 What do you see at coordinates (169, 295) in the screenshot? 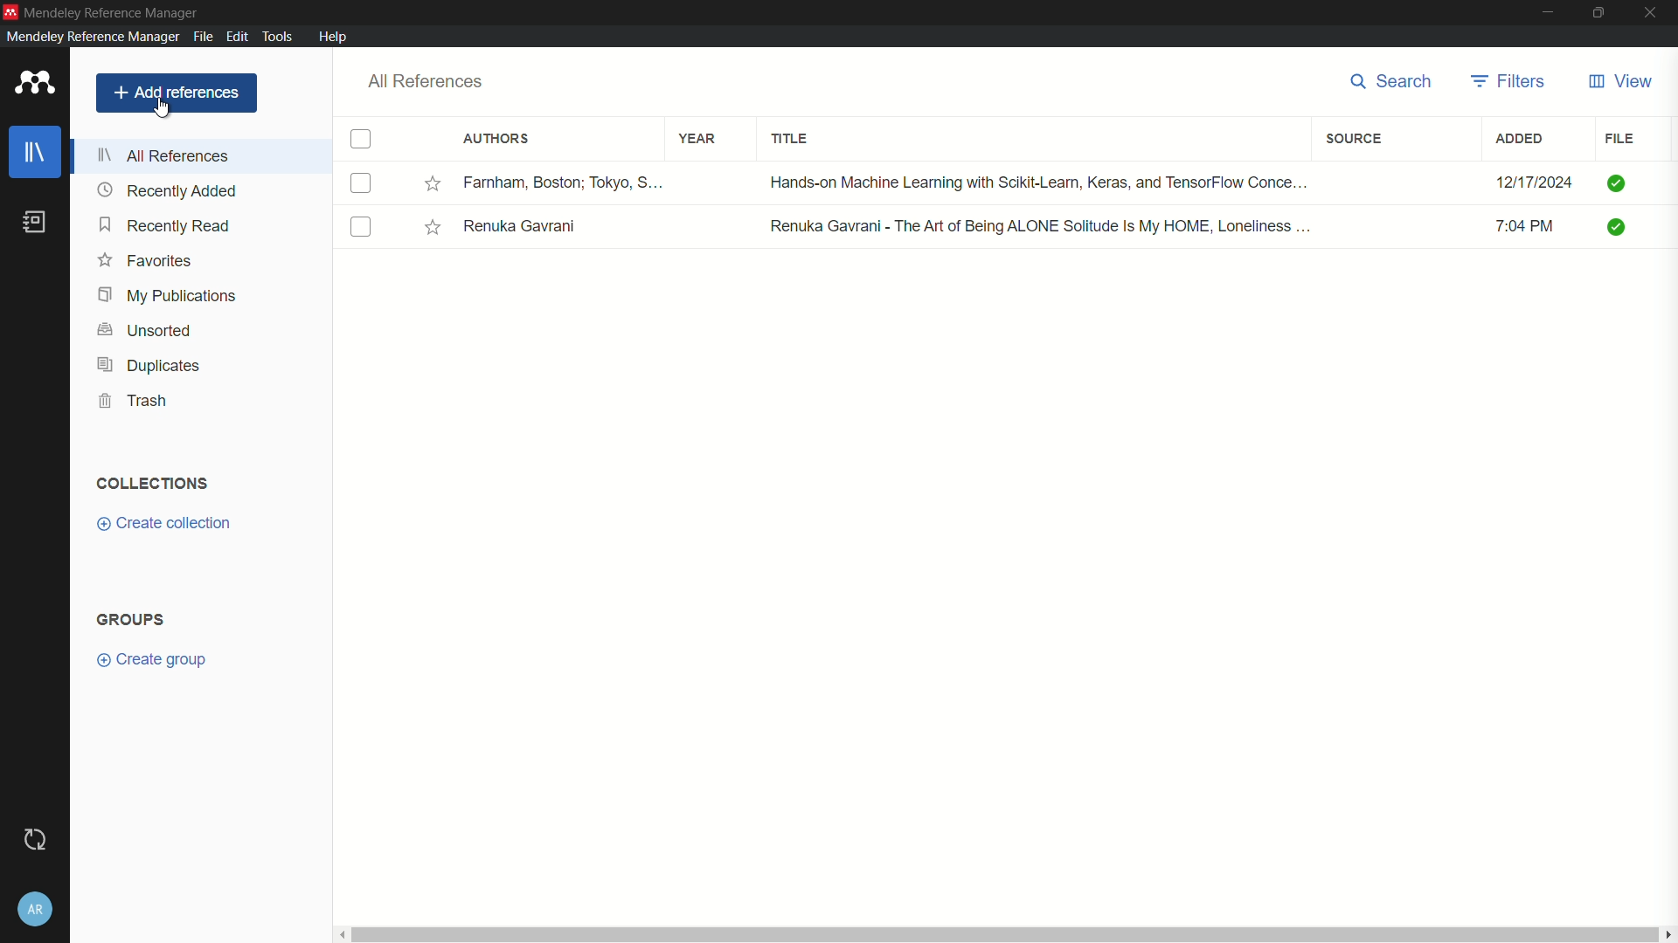
I see `my publications` at bounding box center [169, 295].